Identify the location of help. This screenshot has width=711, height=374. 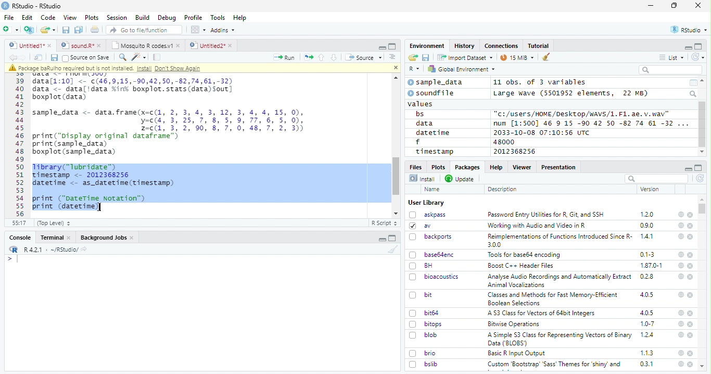
(681, 255).